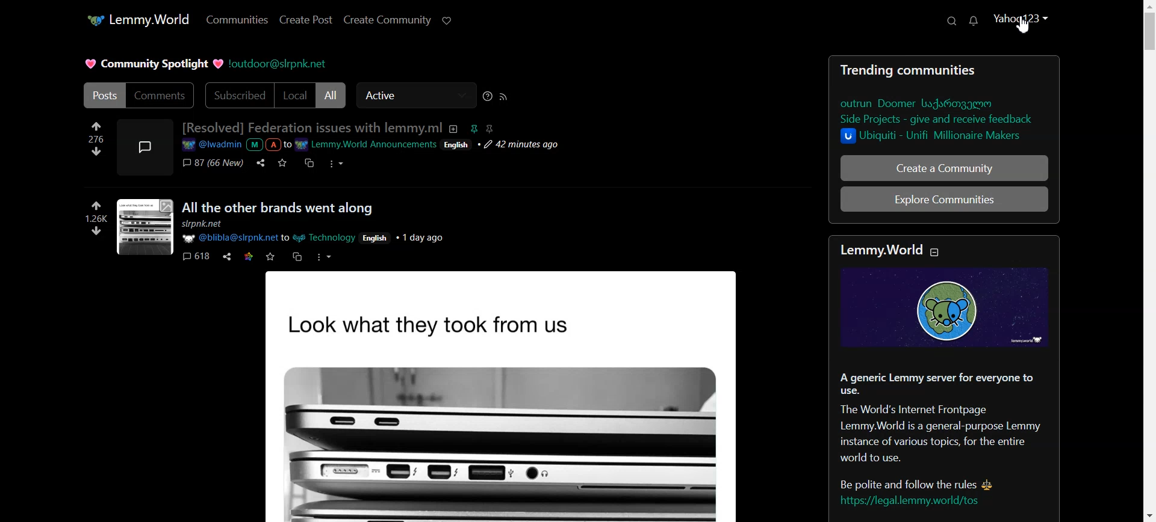 This screenshot has height=522, width=1156. What do you see at coordinates (278, 208) in the screenshot?
I see `all the other brands went along` at bounding box center [278, 208].